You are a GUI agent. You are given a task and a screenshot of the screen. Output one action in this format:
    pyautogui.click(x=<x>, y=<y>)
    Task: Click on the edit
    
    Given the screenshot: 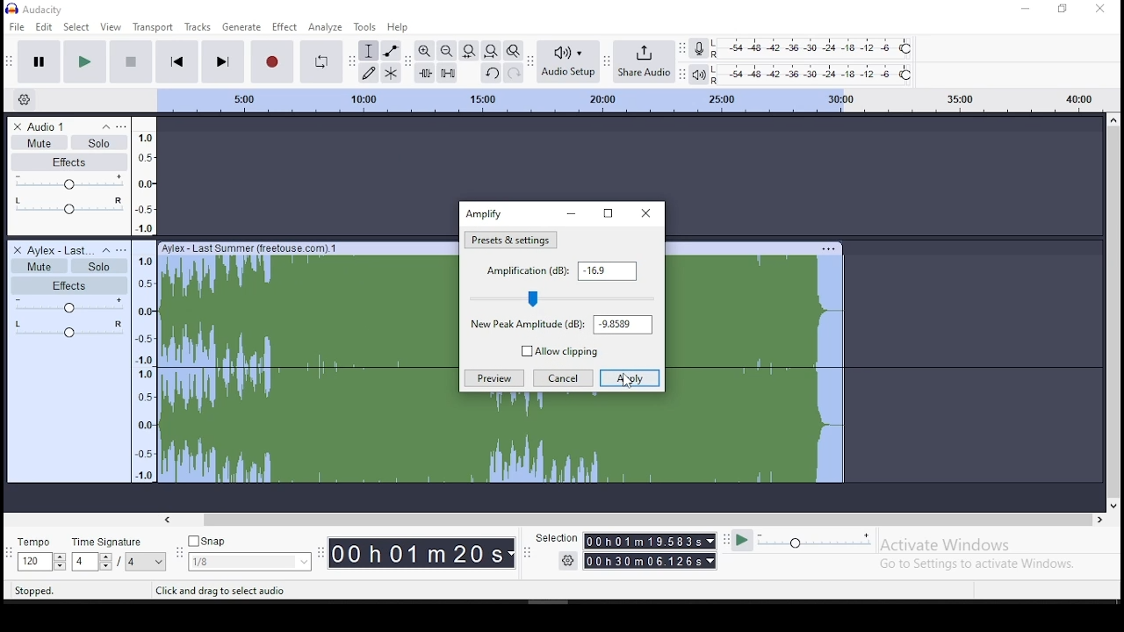 What is the action you would take?
    pyautogui.click(x=44, y=27)
    